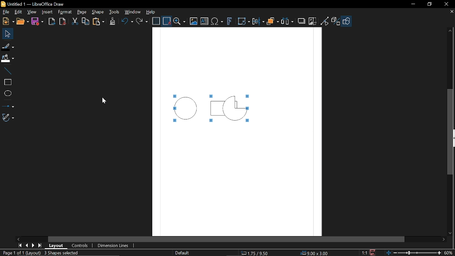 This screenshot has height=256, width=455. Describe the element at coordinates (142, 22) in the screenshot. I see `Redo` at that location.